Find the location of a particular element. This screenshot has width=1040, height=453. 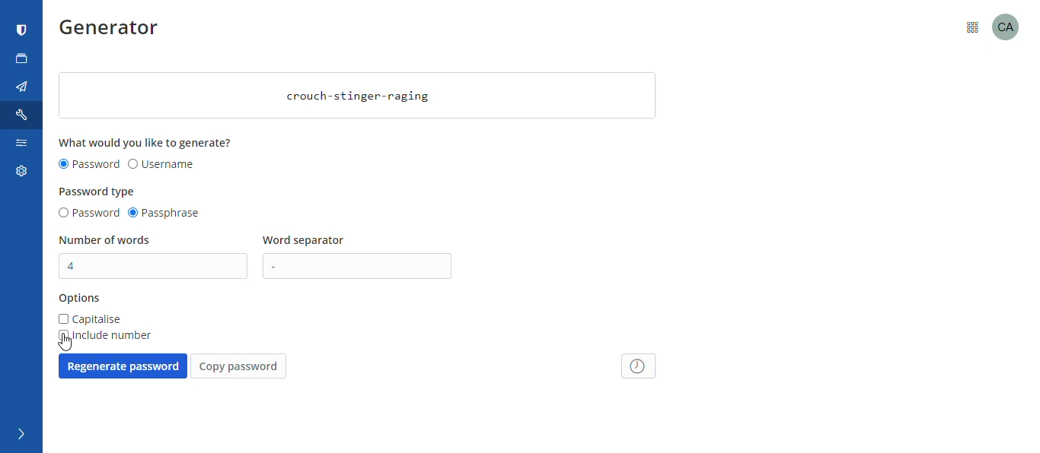

search settings is located at coordinates (21, 146).